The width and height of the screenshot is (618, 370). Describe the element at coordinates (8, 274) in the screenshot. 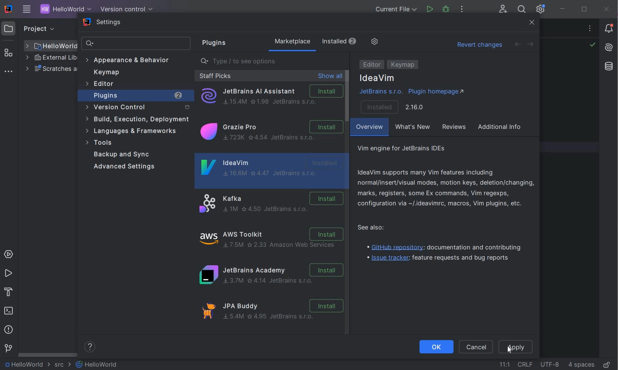

I see `RUN` at that location.